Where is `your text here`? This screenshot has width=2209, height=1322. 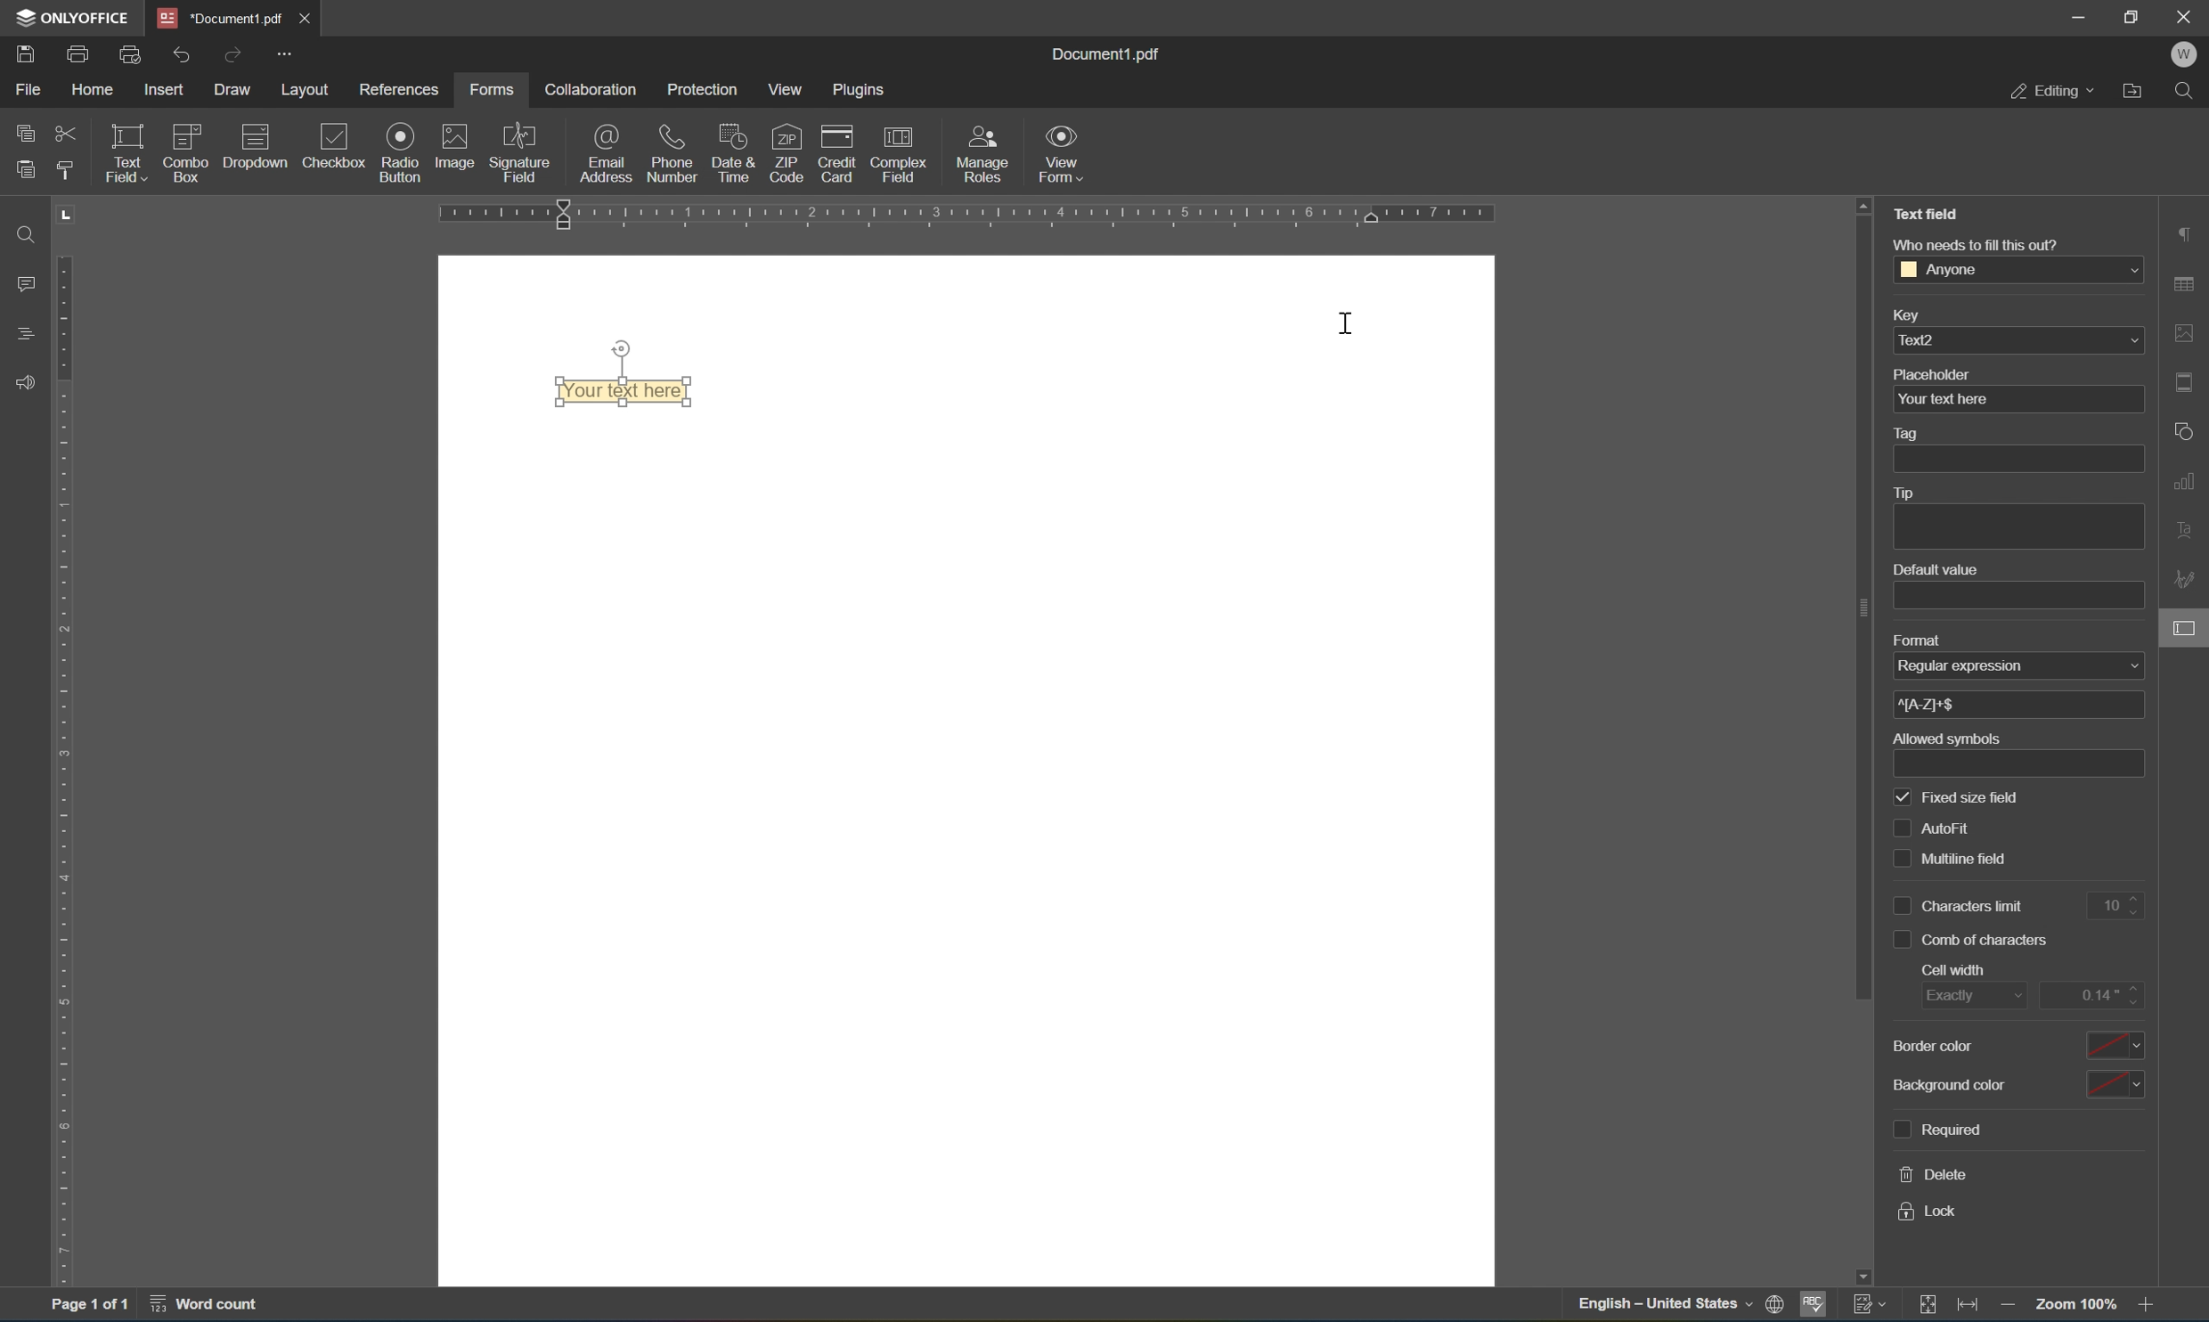 your text here is located at coordinates (1944, 399).